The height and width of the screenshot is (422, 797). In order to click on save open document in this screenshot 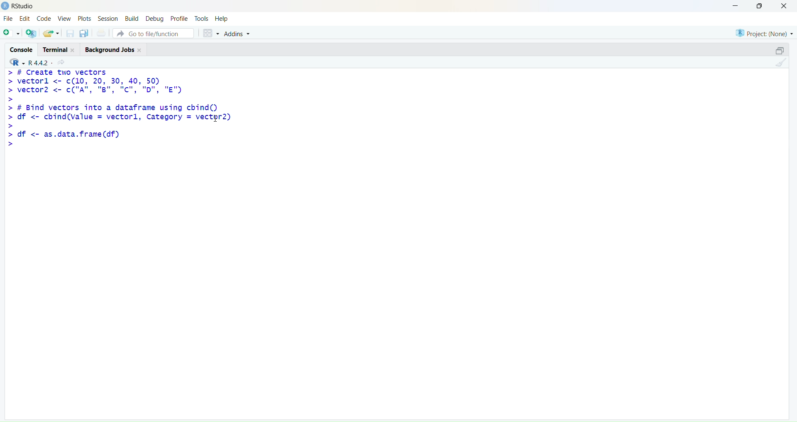, I will do `click(70, 34)`.